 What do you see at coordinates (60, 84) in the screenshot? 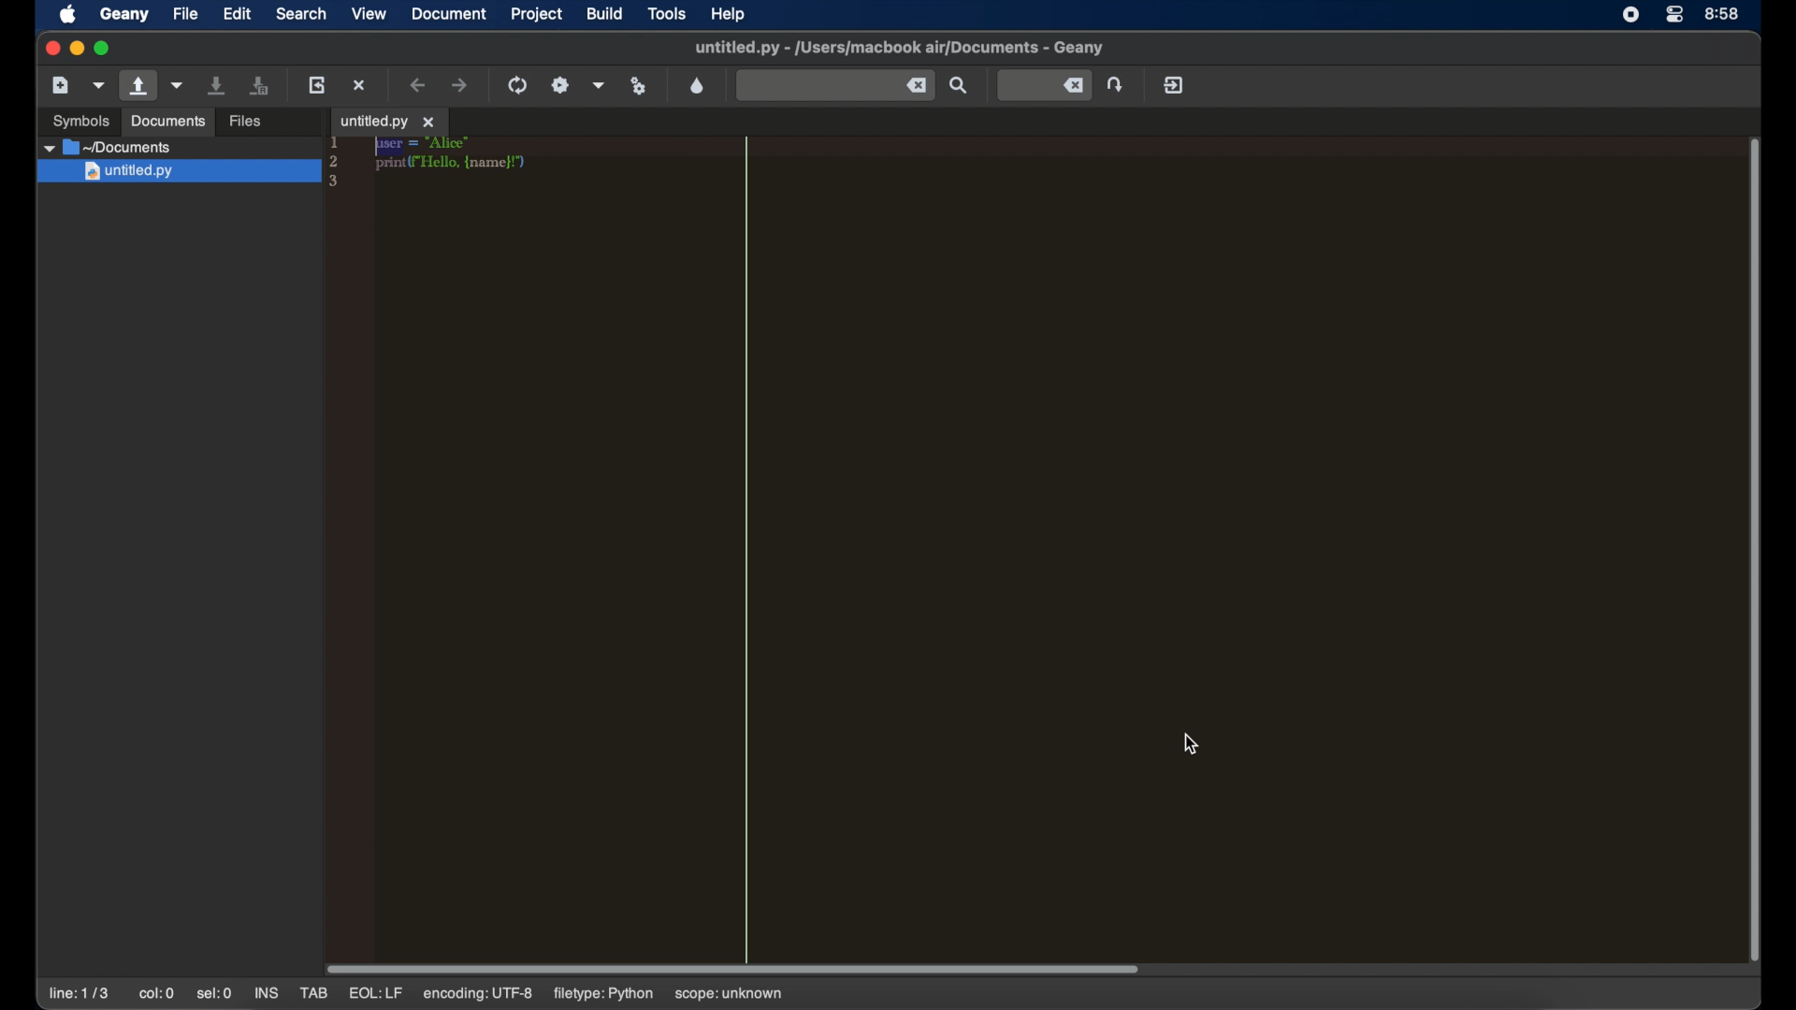
I see `create a new file` at bounding box center [60, 84].